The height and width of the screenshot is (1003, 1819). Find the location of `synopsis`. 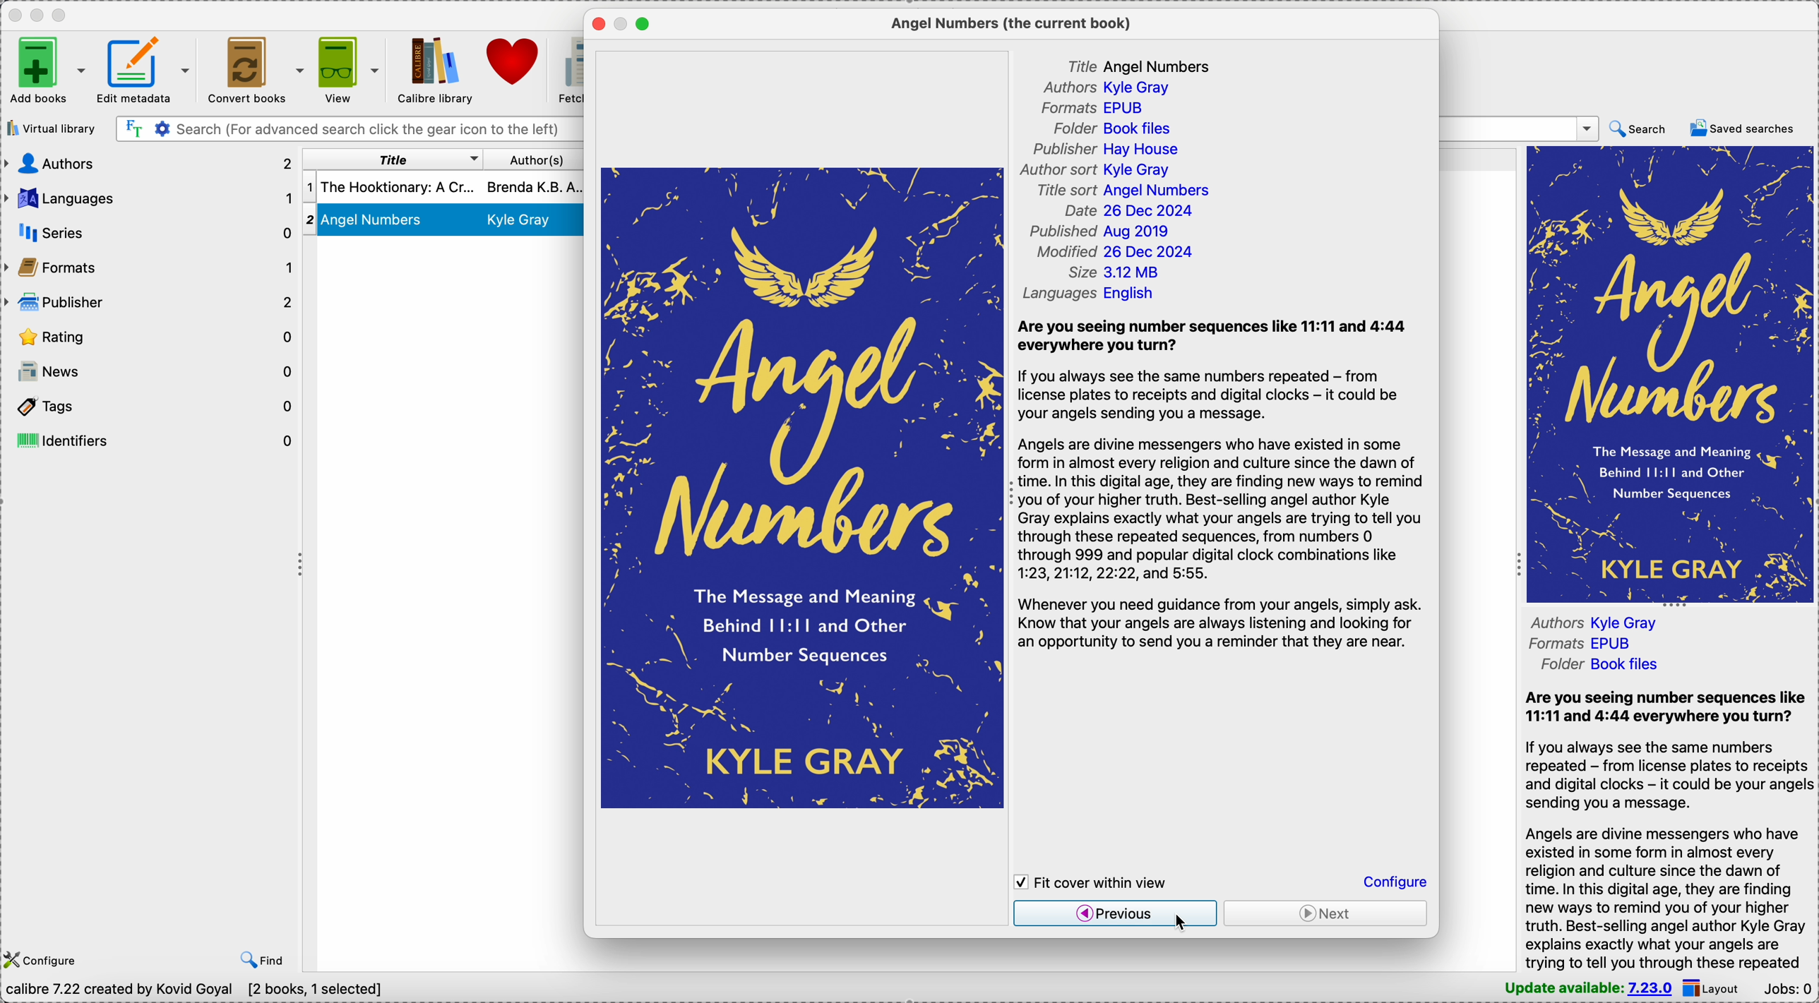

synopsis is located at coordinates (1224, 485).